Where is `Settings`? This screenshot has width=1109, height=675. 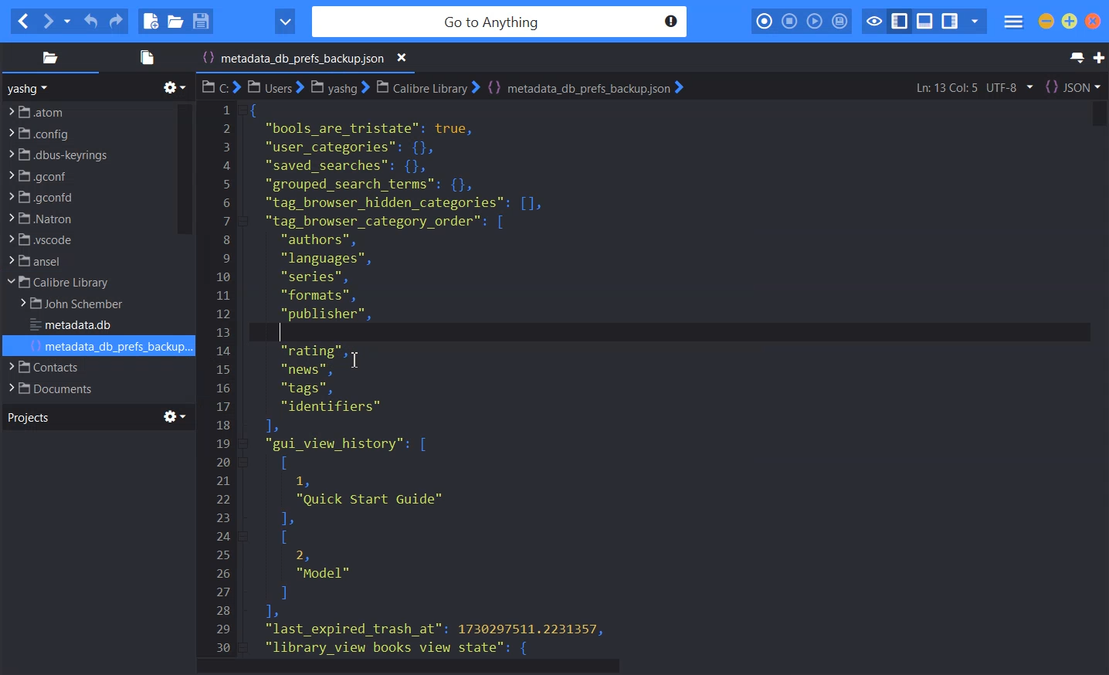 Settings is located at coordinates (175, 416).